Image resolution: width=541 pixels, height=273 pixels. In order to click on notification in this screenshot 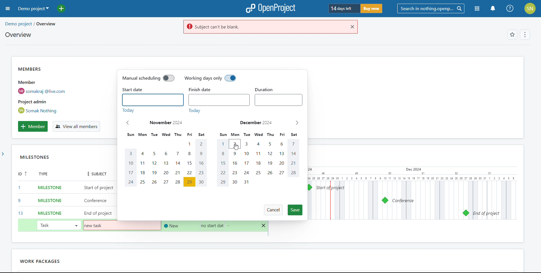, I will do `click(493, 9)`.